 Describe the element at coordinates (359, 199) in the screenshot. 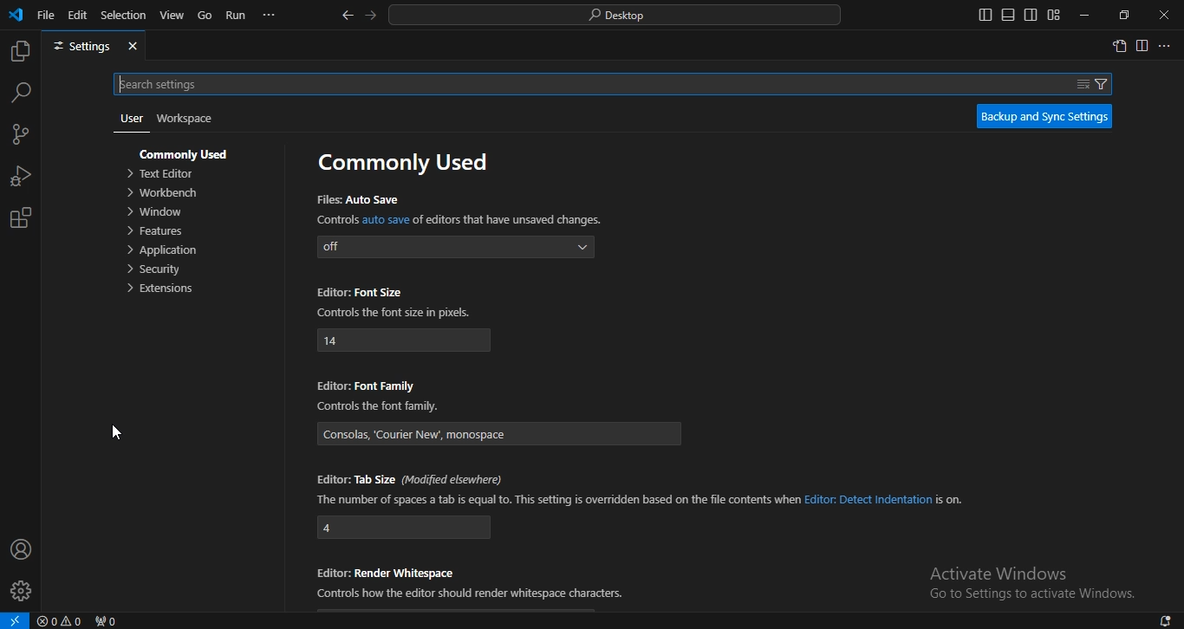

I see `files: auto save` at that location.